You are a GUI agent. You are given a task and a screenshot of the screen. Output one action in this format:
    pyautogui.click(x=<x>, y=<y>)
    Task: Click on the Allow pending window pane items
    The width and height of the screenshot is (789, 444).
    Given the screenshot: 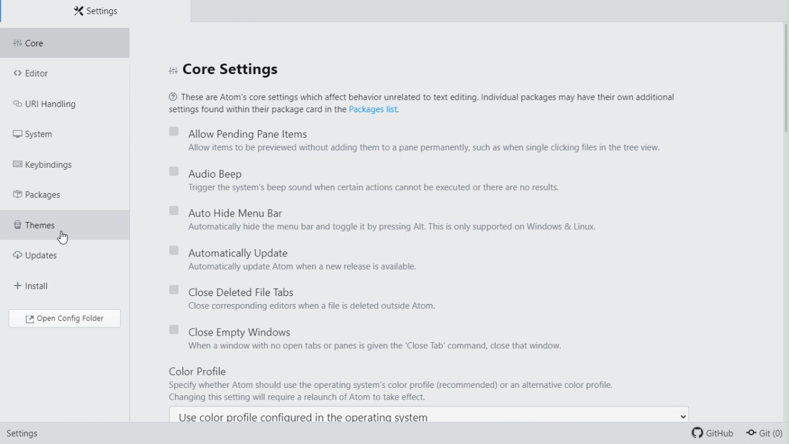 What is the action you would take?
    pyautogui.click(x=418, y=132)
    